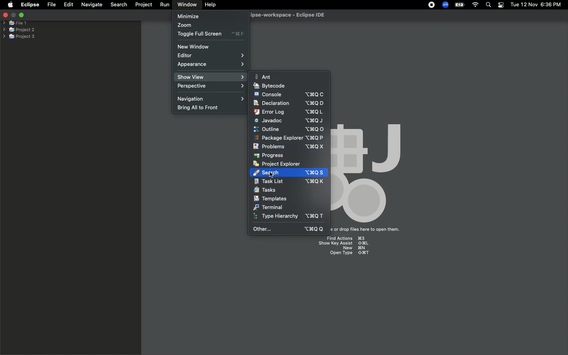 This screenshot has width=568, height=355. What do you see at coordinates (69, 5) in the screenshot?
I see `Edit` at bounding box center [69, 5].